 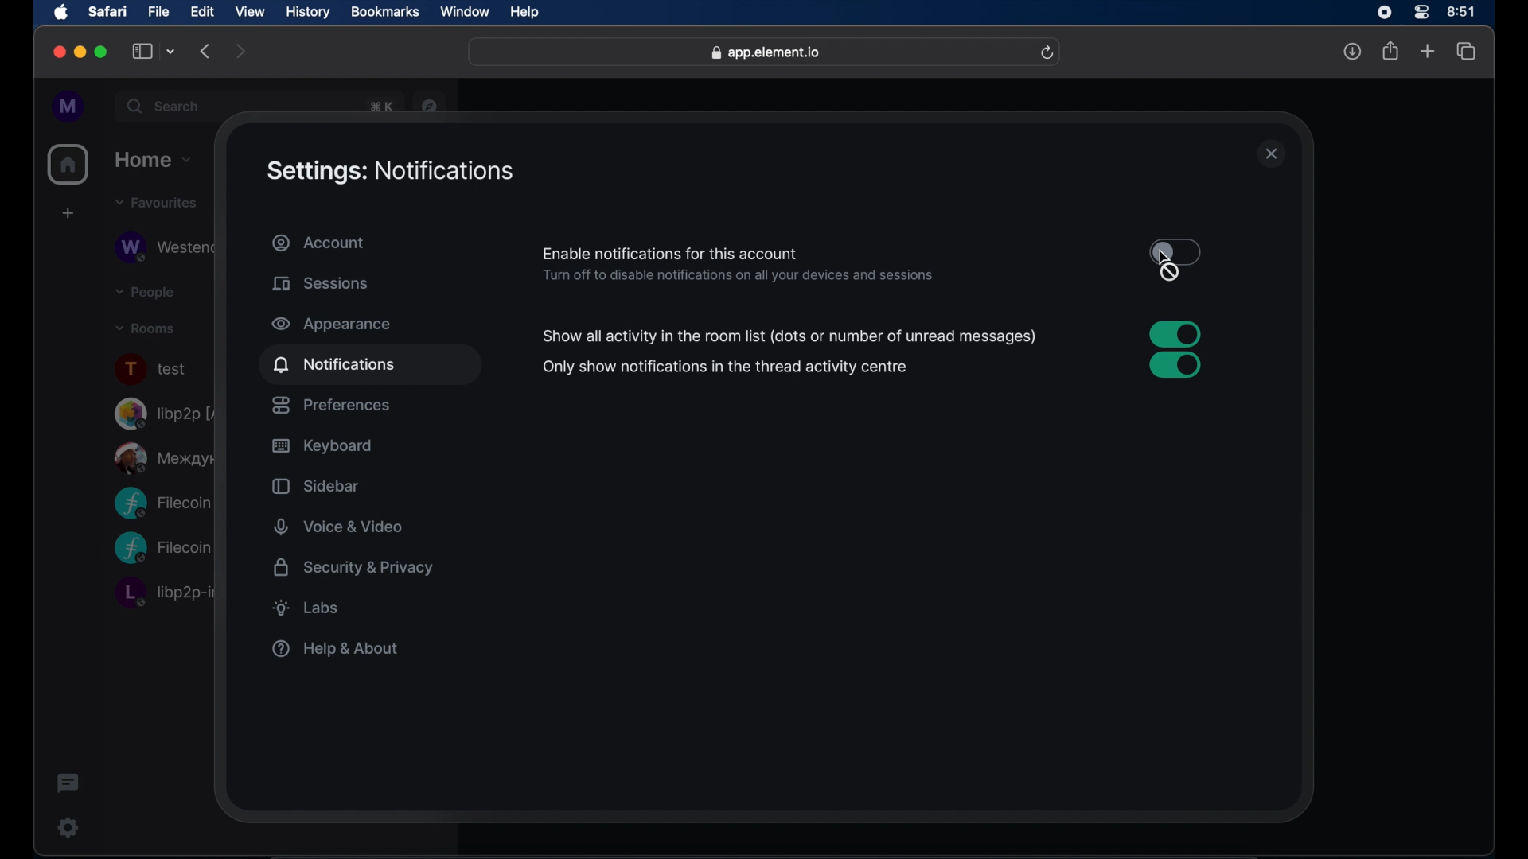 What do you see at coordinates (1352, 52) in the screenshot?
I see `downloads` at bounding box center [1352, 52].